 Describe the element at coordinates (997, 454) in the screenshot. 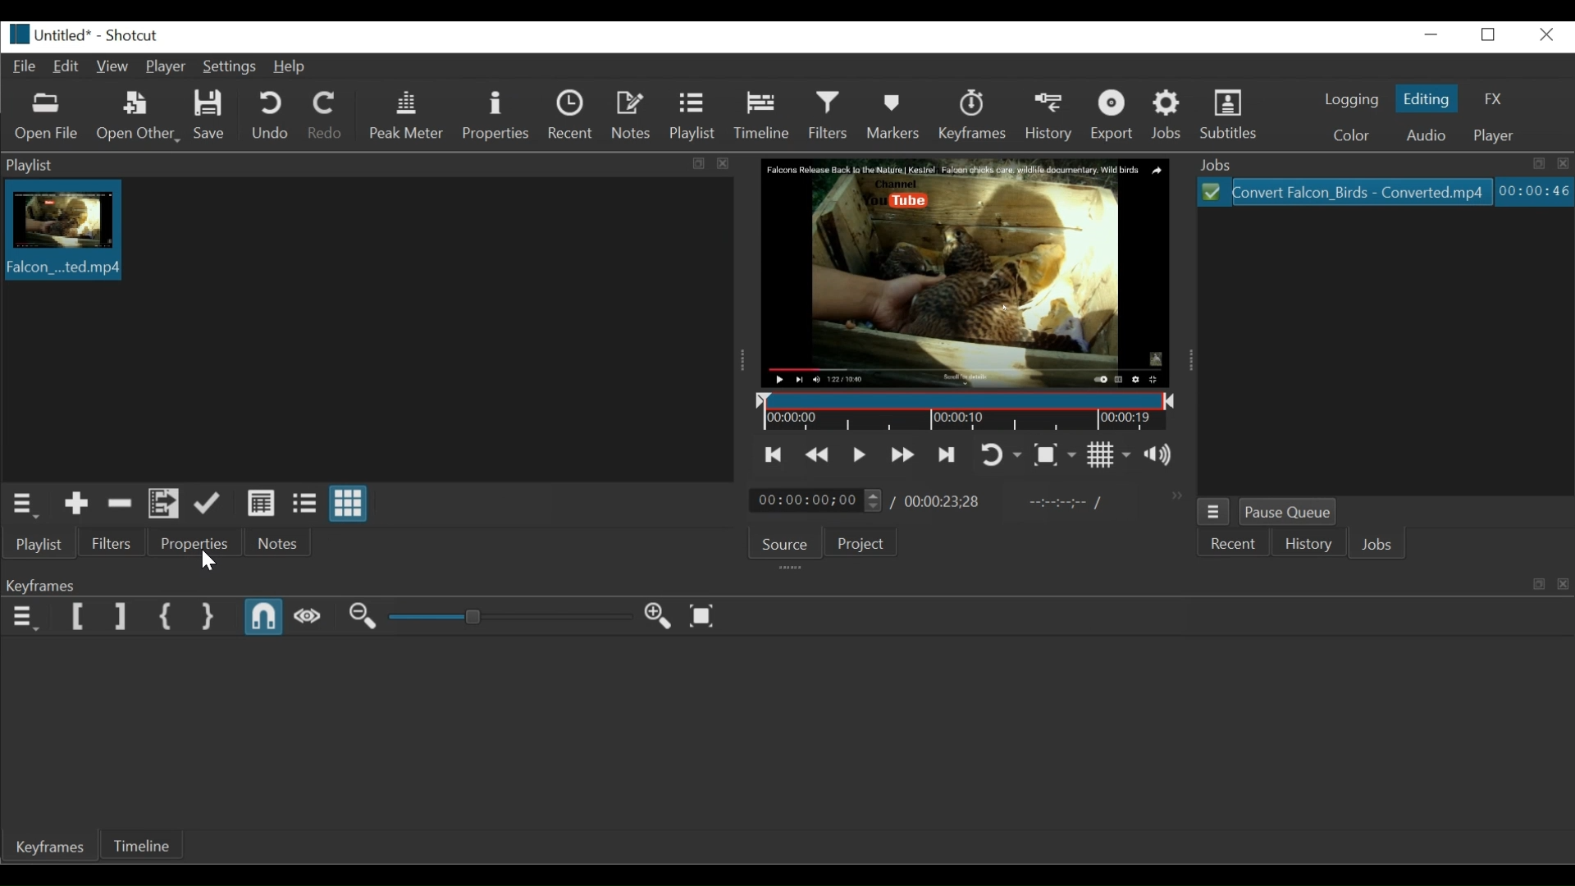

I see `Toggle player looping` at that location.